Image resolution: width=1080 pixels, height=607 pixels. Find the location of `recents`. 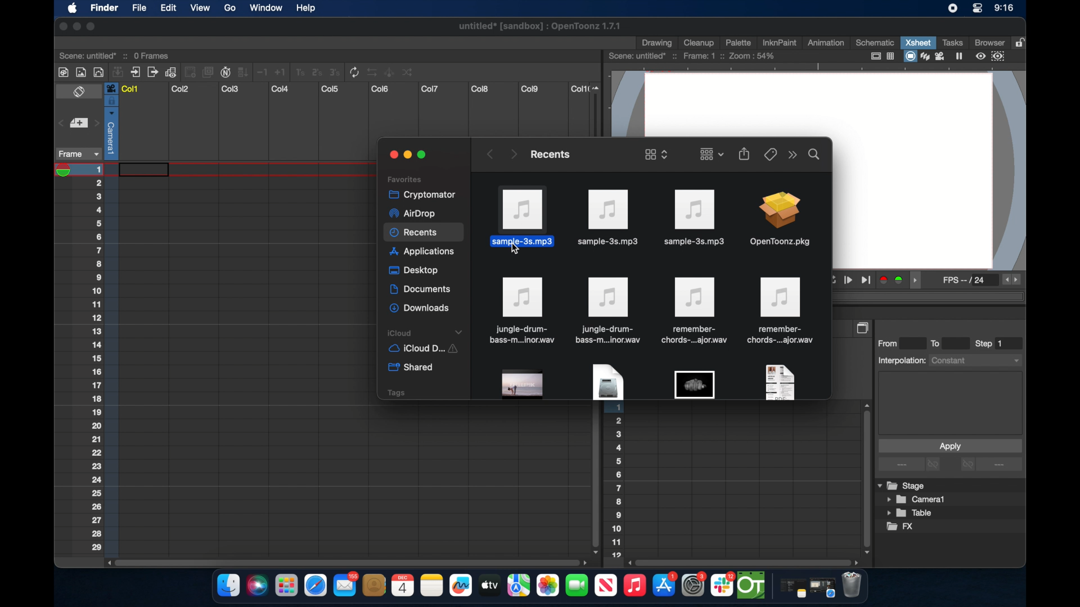

recents is located at coordinates (424, 233).